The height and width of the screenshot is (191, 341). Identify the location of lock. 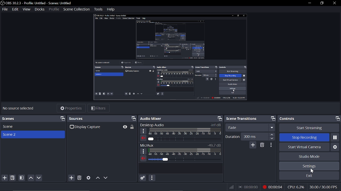
(132, 127).